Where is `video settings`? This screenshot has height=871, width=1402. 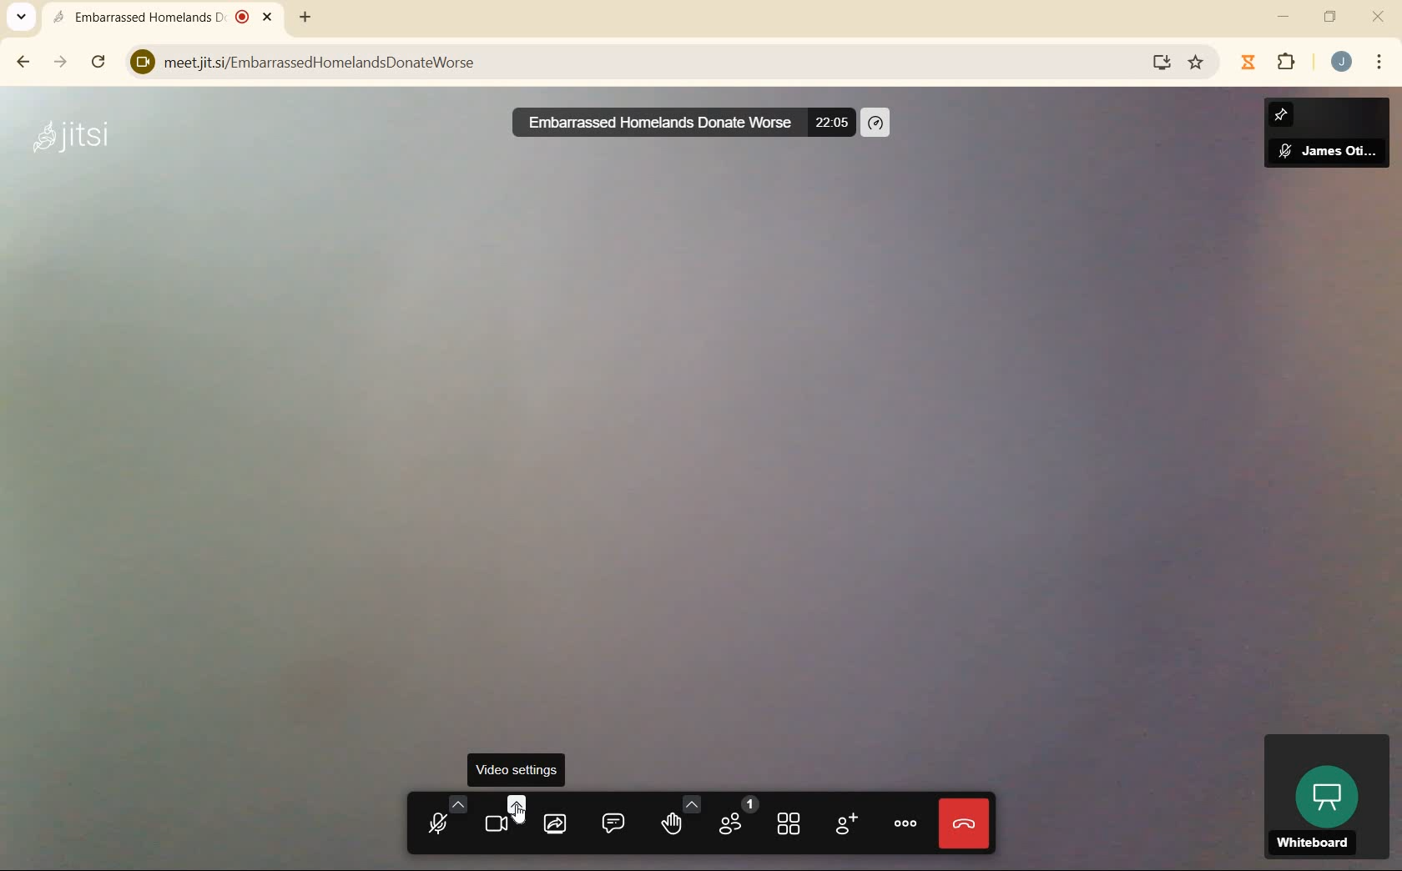
video settings is located at coordinates (520, 769).